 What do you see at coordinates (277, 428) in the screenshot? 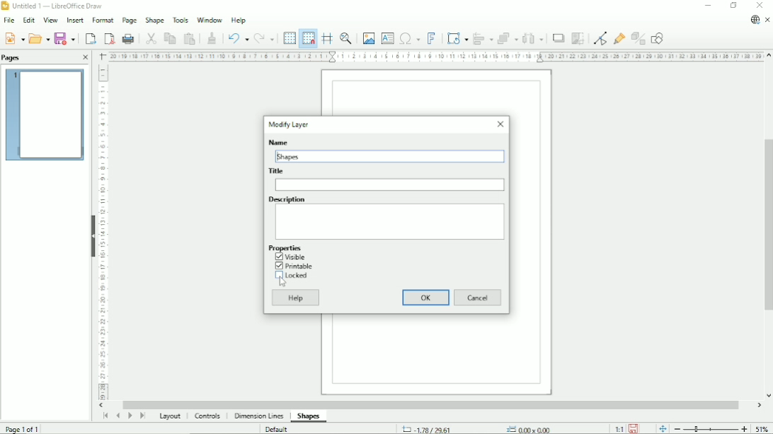
I see `Default` at bounding box center [277, 428].